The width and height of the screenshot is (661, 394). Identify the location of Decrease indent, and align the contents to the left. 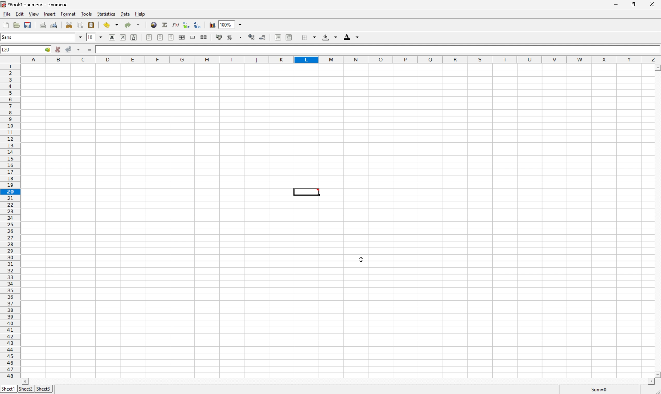
(277, 37).